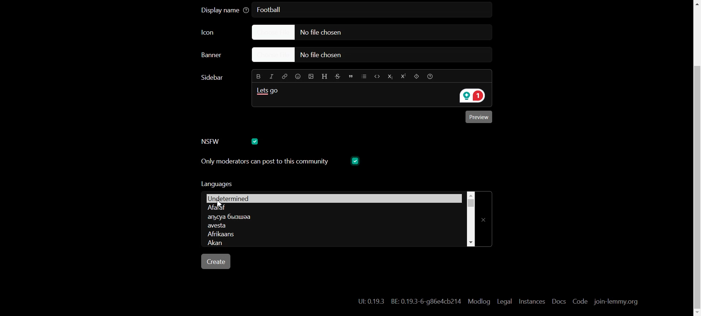  What do you see at coordinates (615, 302) in the screenshot?
I see `Join-lemmy.org` at bounding box center [615, 302].